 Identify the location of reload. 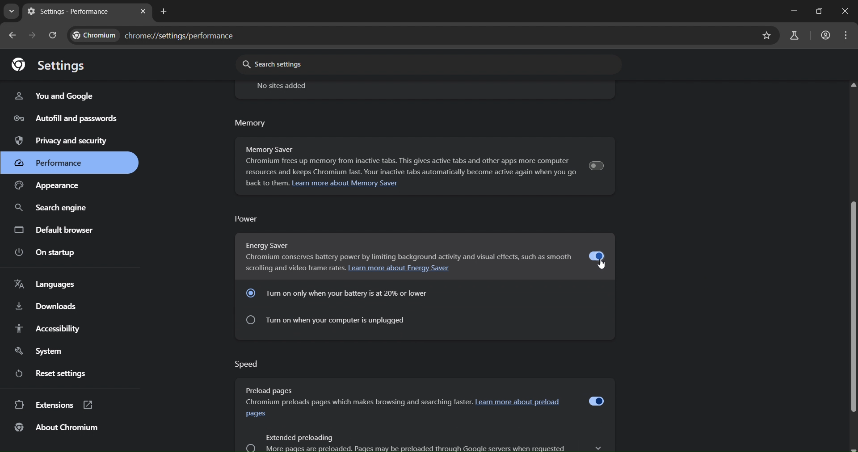
(55, 35).